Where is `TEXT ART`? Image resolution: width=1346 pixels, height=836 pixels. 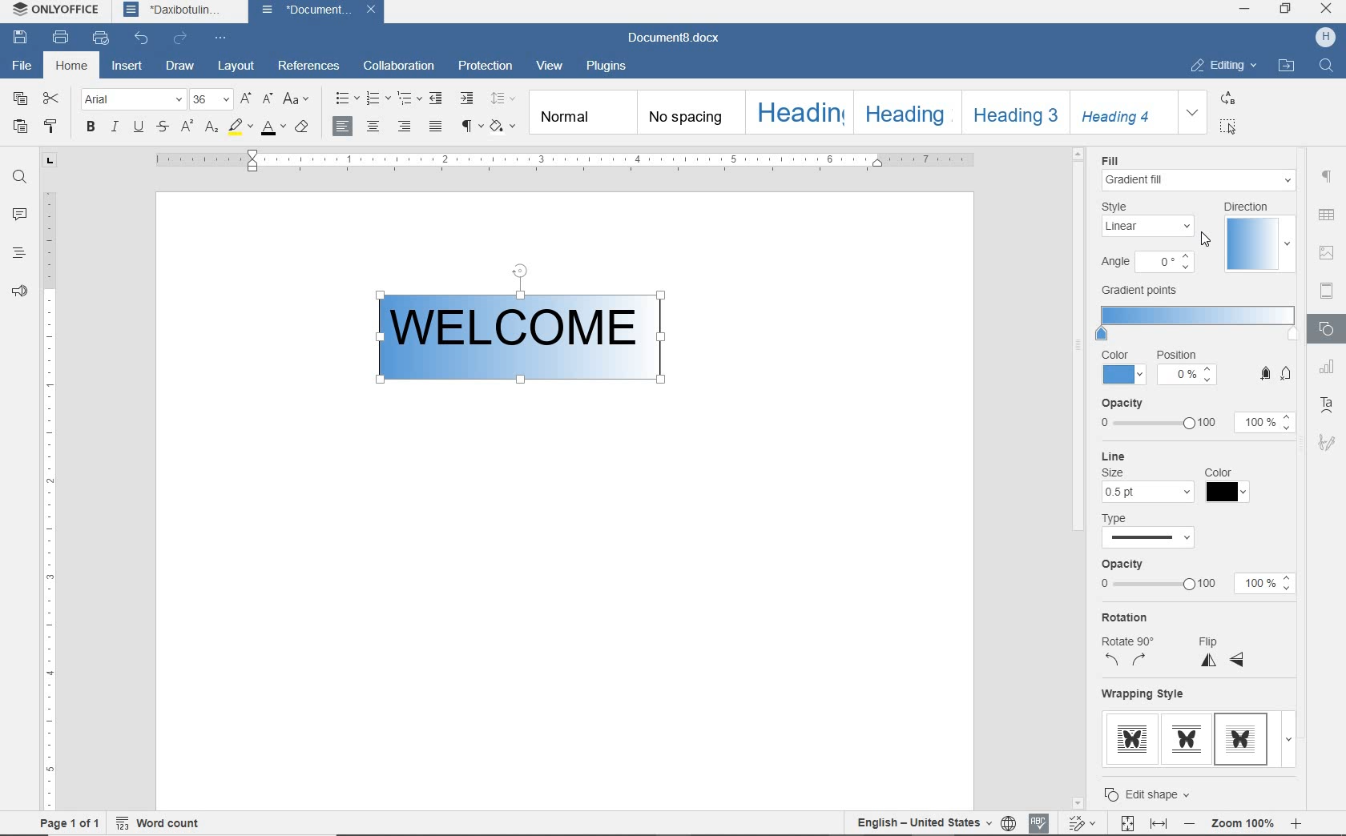 TEXT ART is located at coordinates (1328, 405).